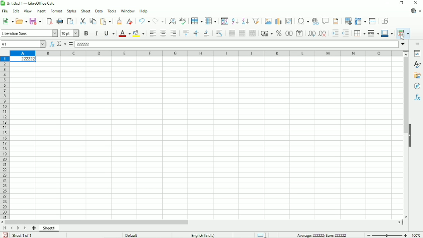 The width and height of the screenshot is (423, 238). What do you see at coordinates (323, 34) in the screenshot?
I see `Delete decimal place` at bounding box center [323, 34].